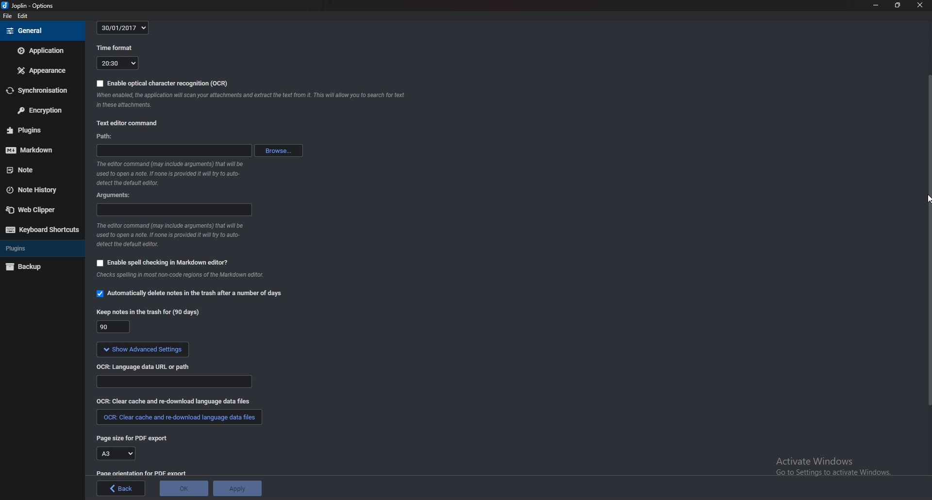  Describe the element at coordinates (834, 463) in the screenshot. I see `activate windows` at that location.